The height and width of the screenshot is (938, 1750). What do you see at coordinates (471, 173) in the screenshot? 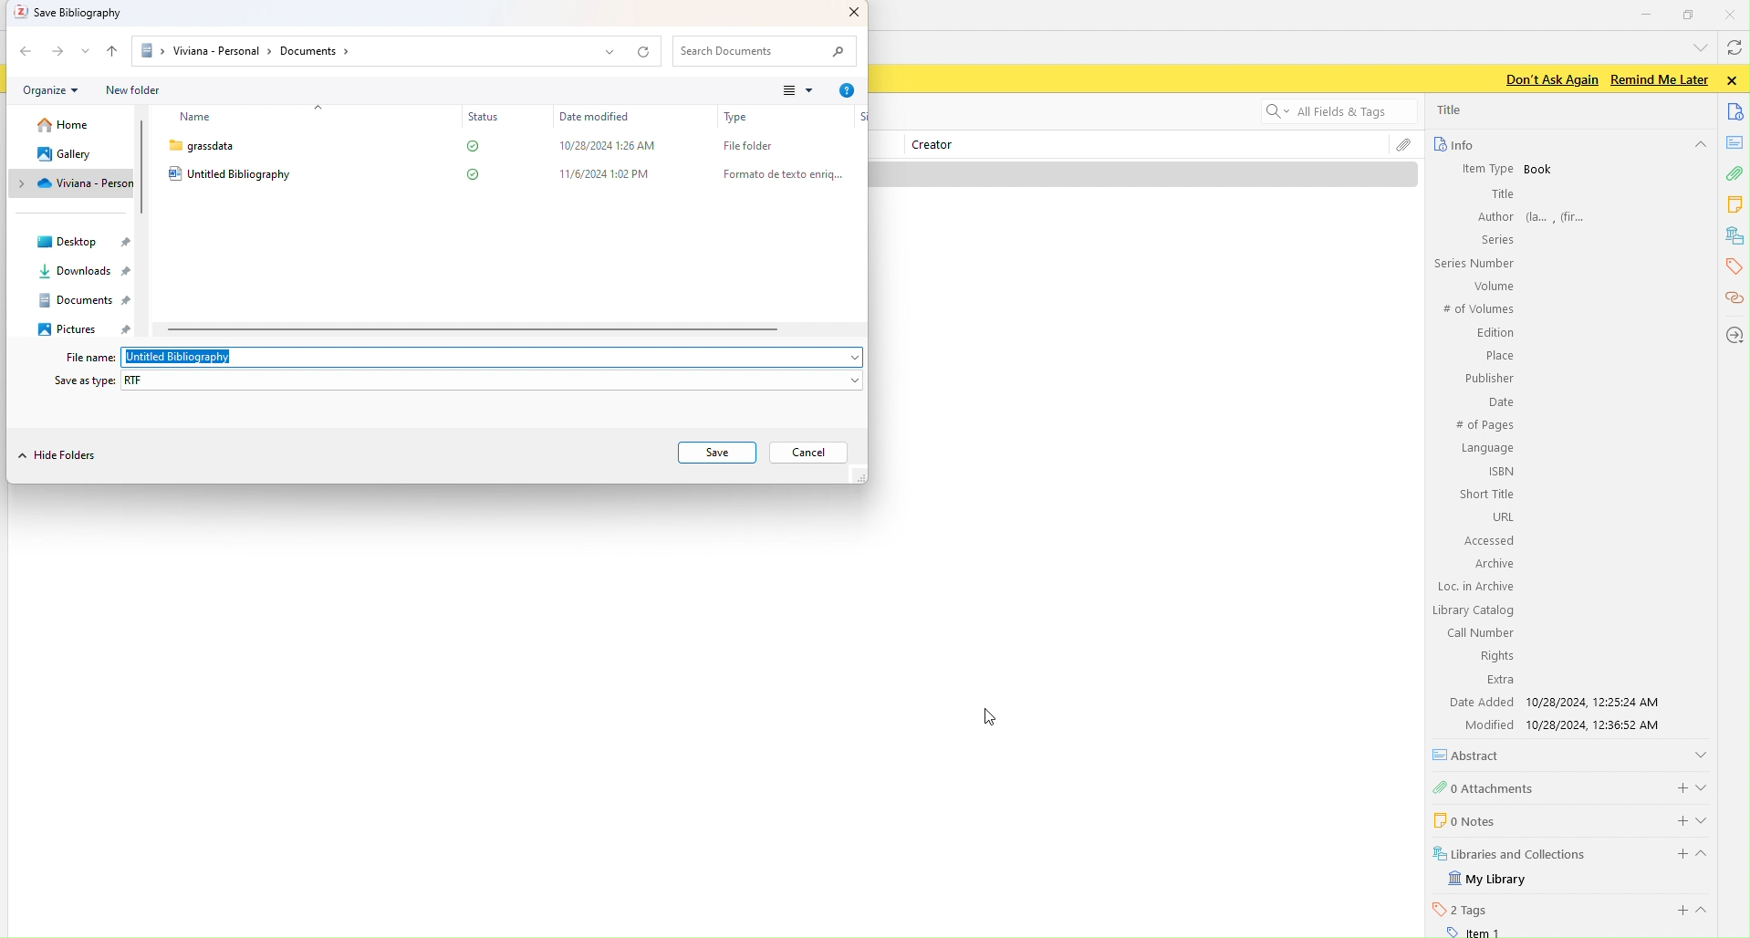
I see `Check` at bounding box center [471, 173].